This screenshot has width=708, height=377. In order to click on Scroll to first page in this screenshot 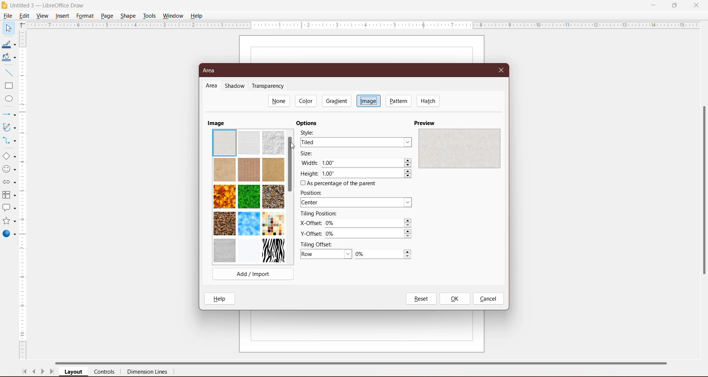, I will do `click(25, 371)`.